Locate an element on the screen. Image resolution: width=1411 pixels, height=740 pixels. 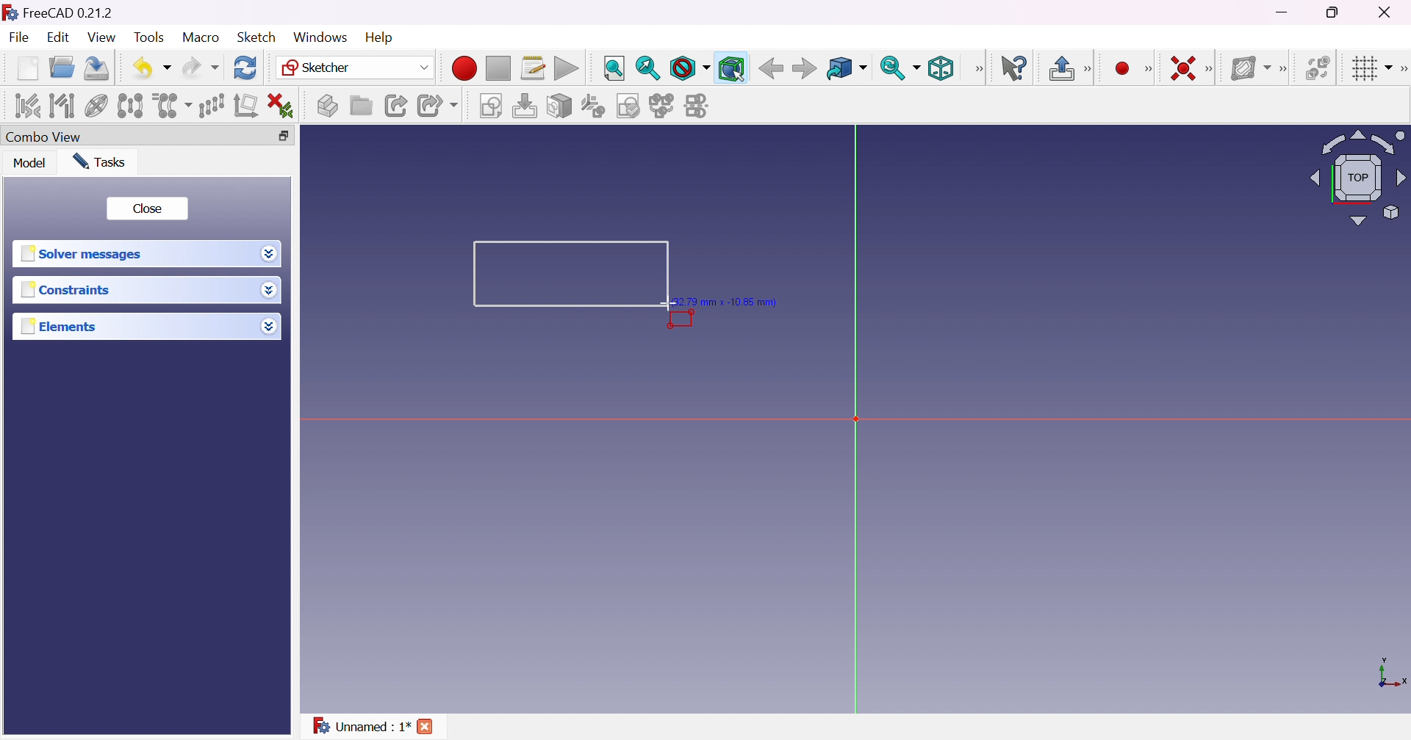
icon is located at coordinates (10, 12).